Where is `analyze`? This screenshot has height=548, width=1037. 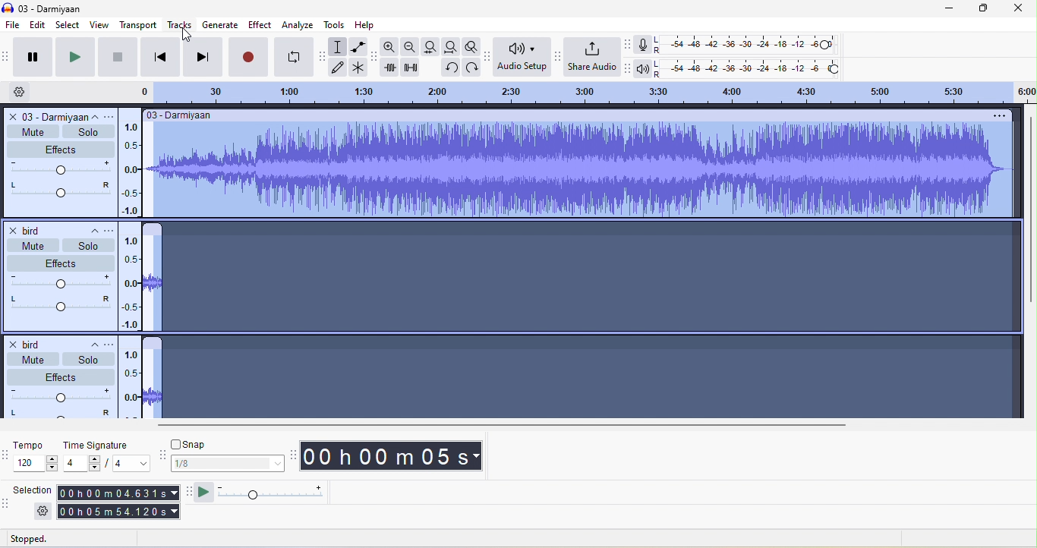 analyze is located at coordinates (298, 26).